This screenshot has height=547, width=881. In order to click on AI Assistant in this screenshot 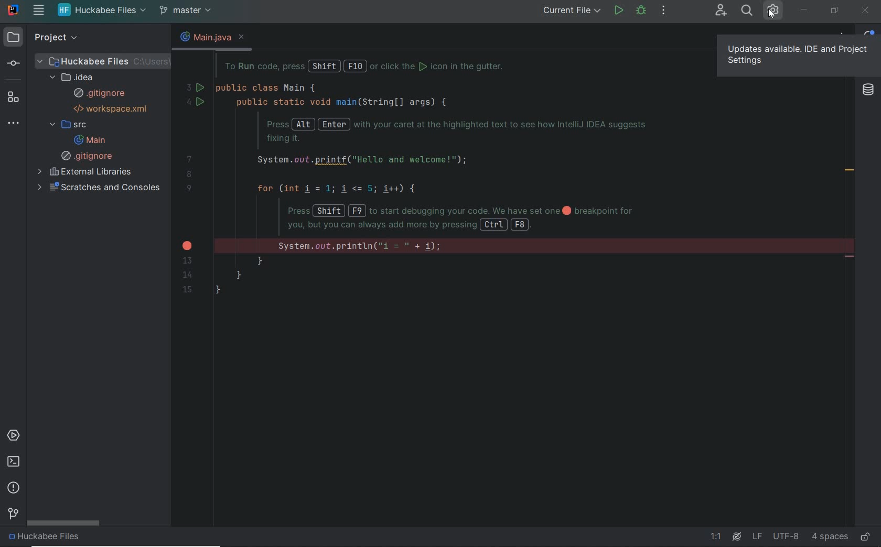, I will do `click(737, 537)`.